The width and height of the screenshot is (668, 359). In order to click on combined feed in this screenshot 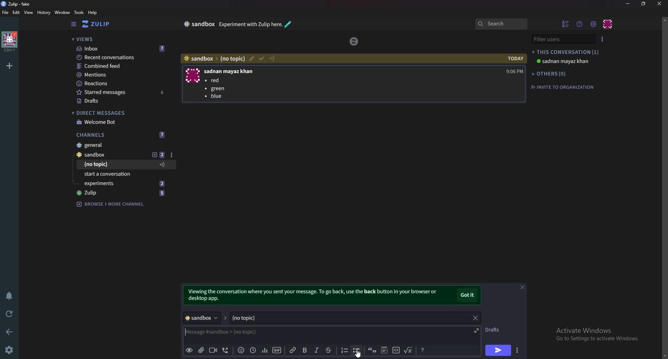, I will do `click(122, 66)`.